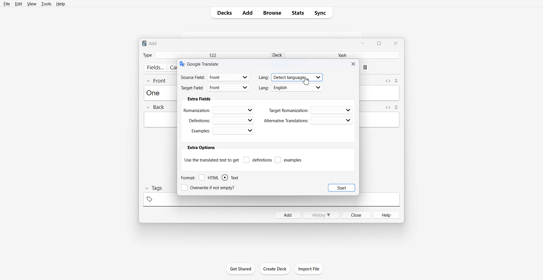 The image size is (543, 280). Describe the element at coordinates (380, 43) in the screenshot. I see `Maximize` at that location.